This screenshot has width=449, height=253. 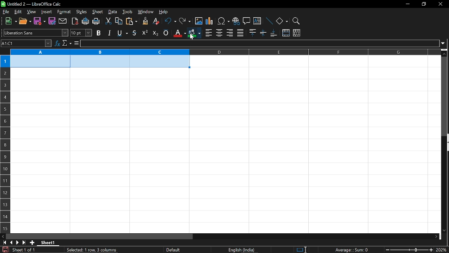 What do you see at coordinates (26, 44) in the screenshot?
I see `Name box` at bounding box center [26, 44].